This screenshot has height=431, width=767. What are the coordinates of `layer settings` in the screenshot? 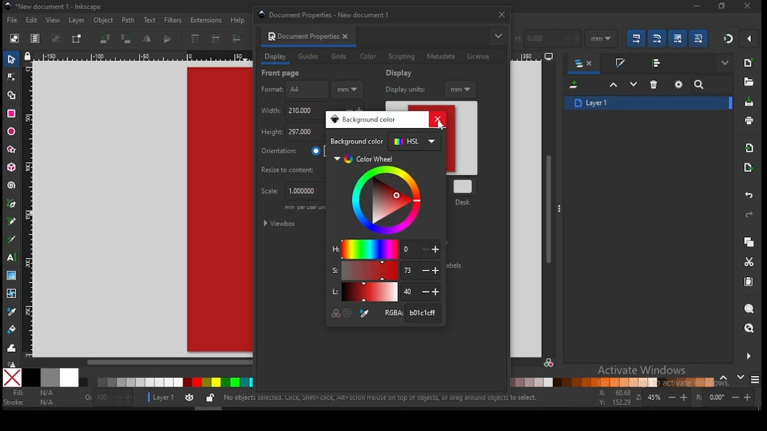 It's located at (182, 398).